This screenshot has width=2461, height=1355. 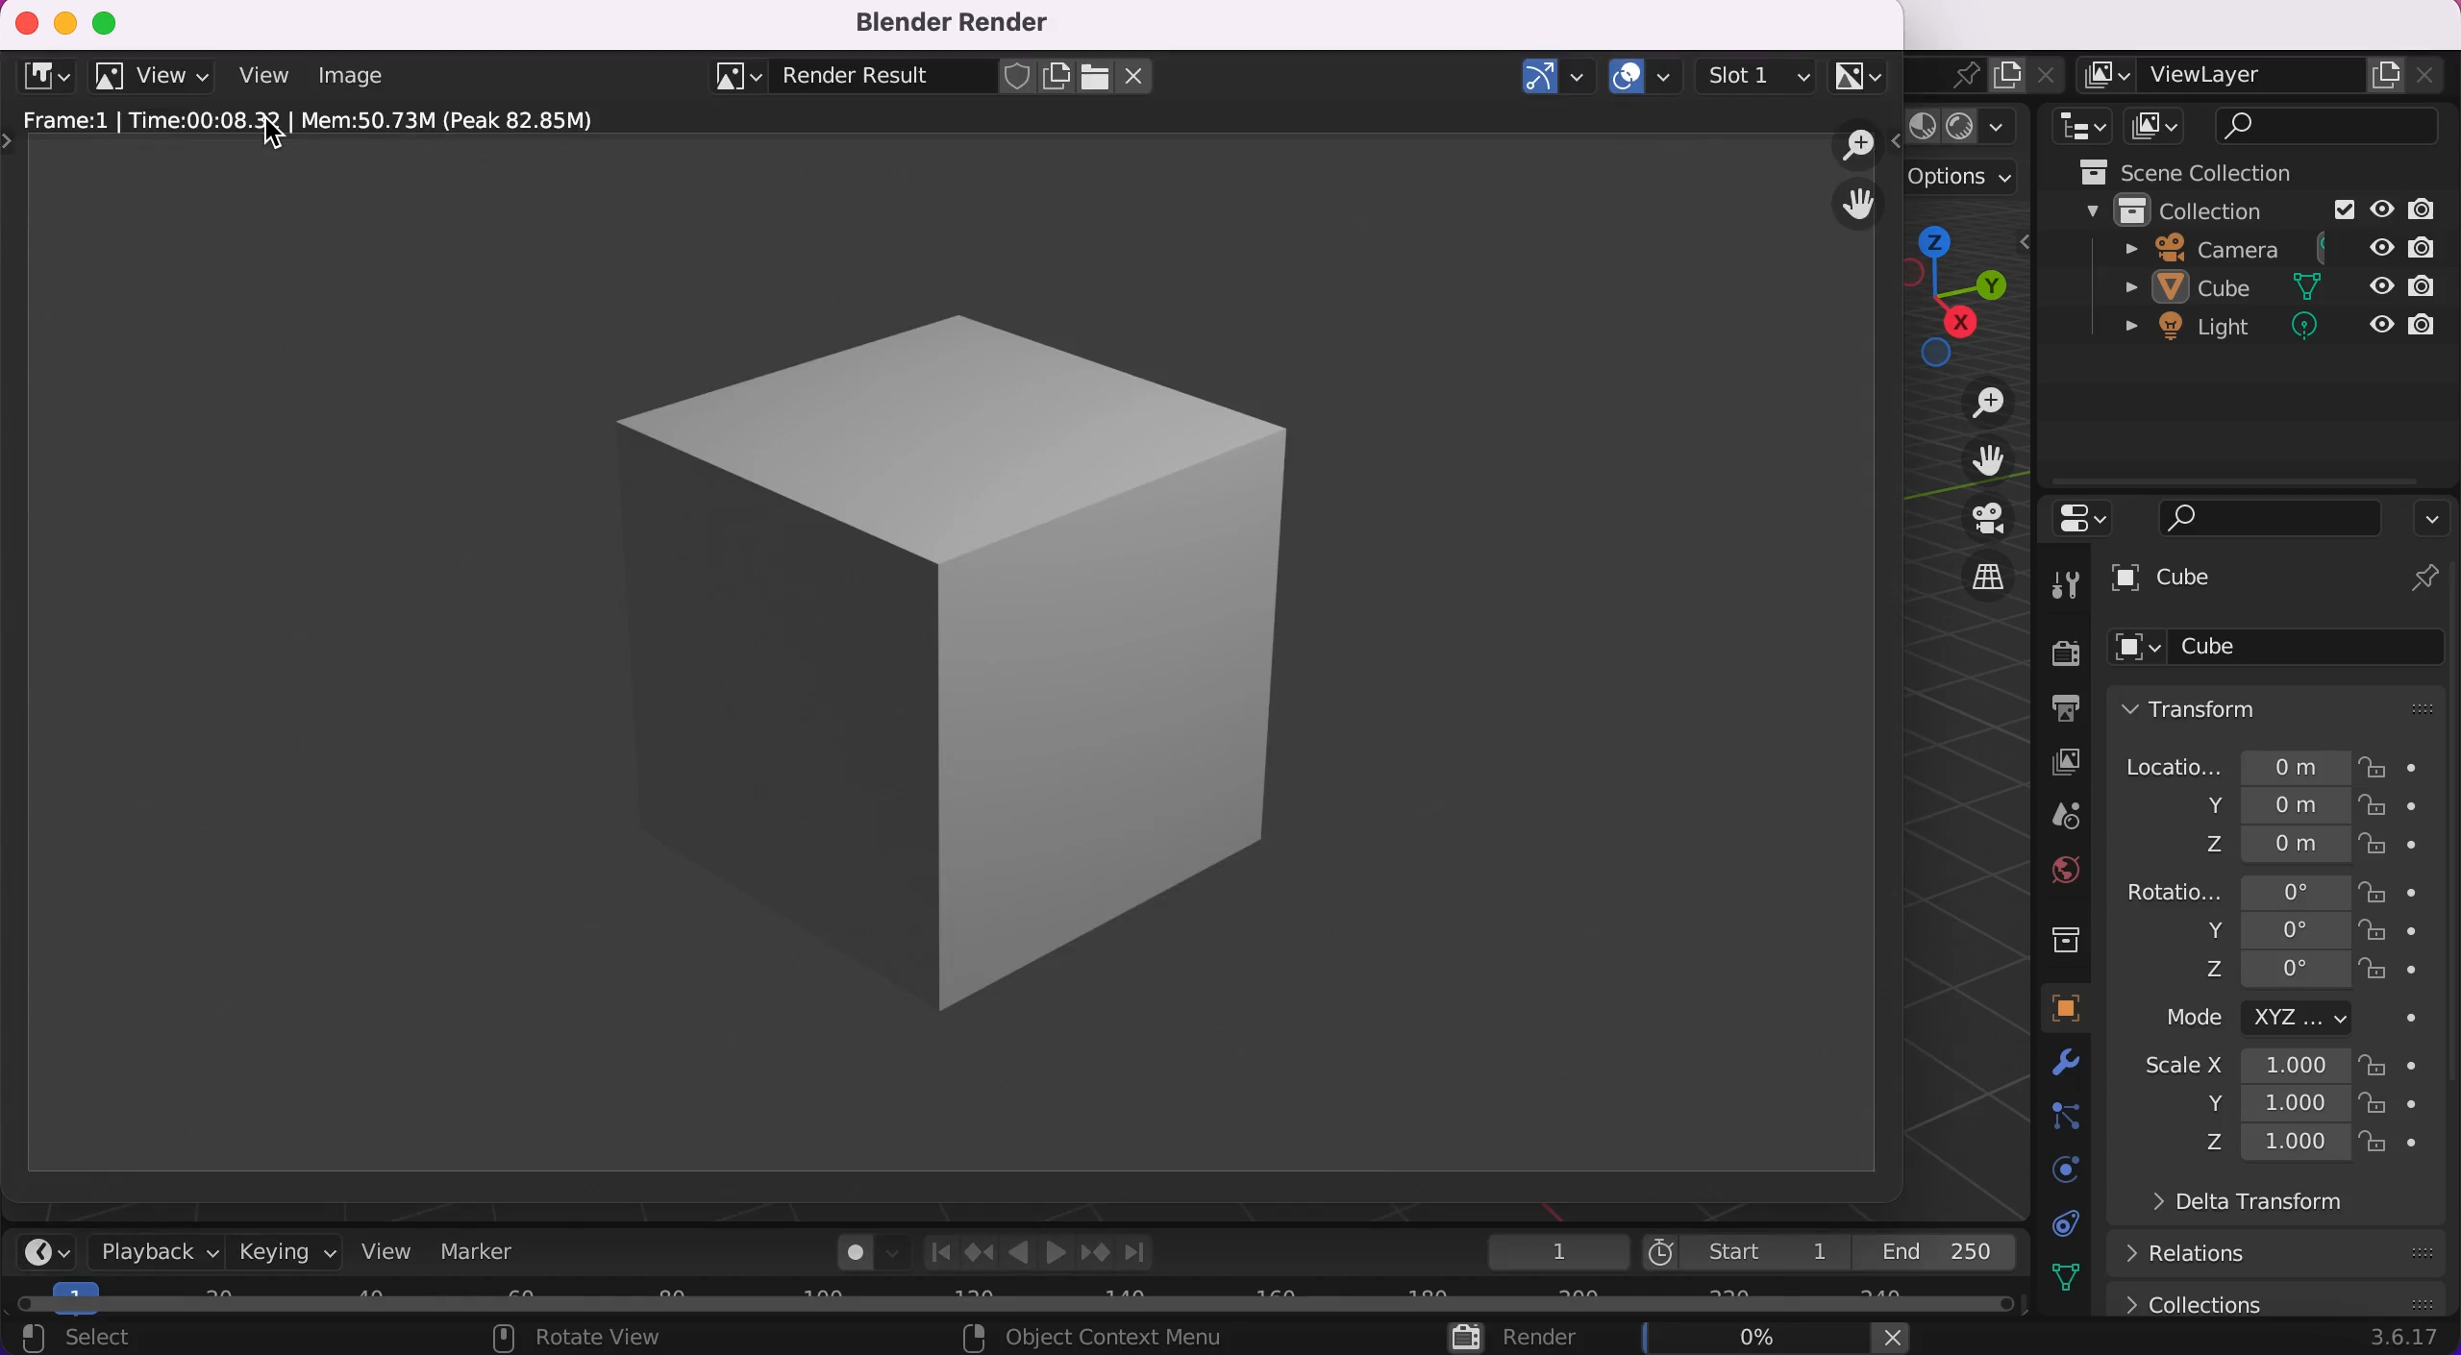 I want to click on disable in render, so click(x=2426, y=322).